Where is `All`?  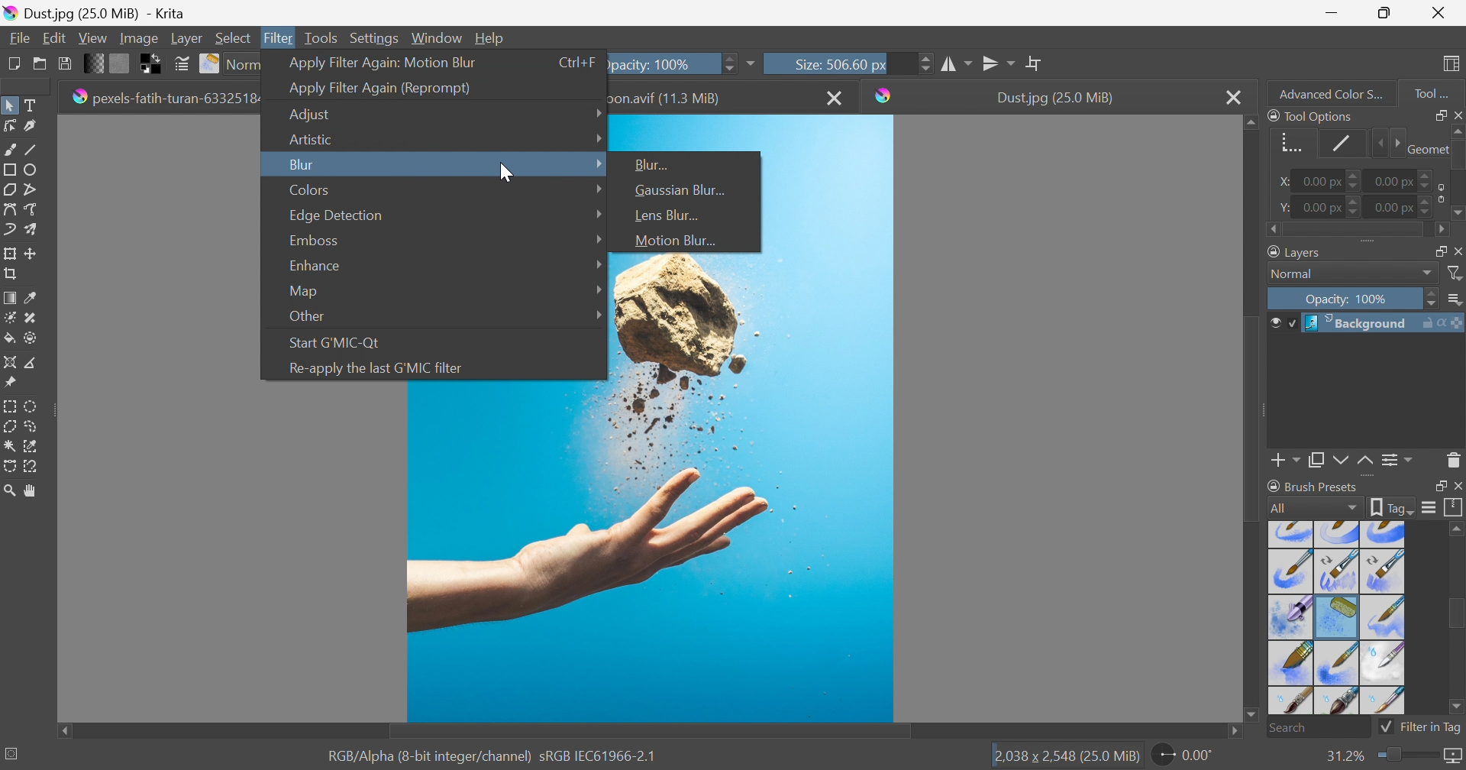 All is located at coordinates (1314, 507).